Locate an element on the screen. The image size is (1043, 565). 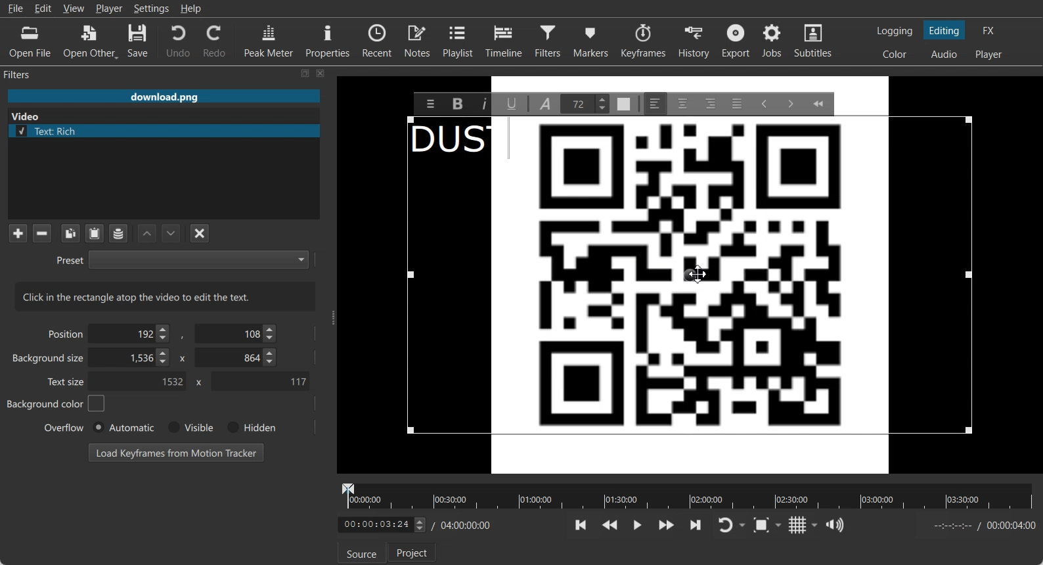
Source is located at coordinates (359, 553).